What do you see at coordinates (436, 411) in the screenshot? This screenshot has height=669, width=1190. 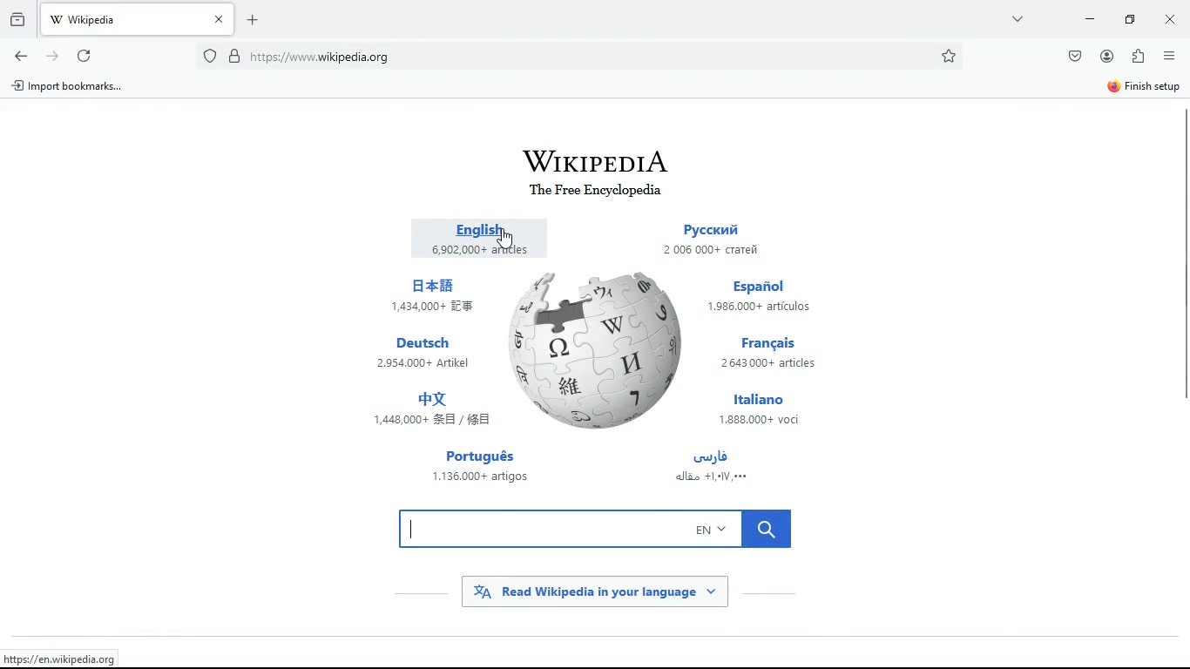 I see `japanese` at bounding box center [436, 411].